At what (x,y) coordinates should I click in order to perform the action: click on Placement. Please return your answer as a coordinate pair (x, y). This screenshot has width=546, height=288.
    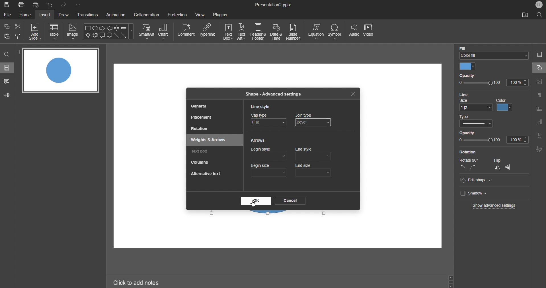
    Looking at the image, I should click on (200, 117).